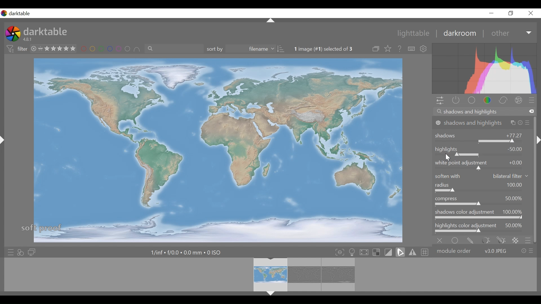  Describe the element at coordinates (400, 252) in the screenshot. I see `toggle softproofing` at that location.